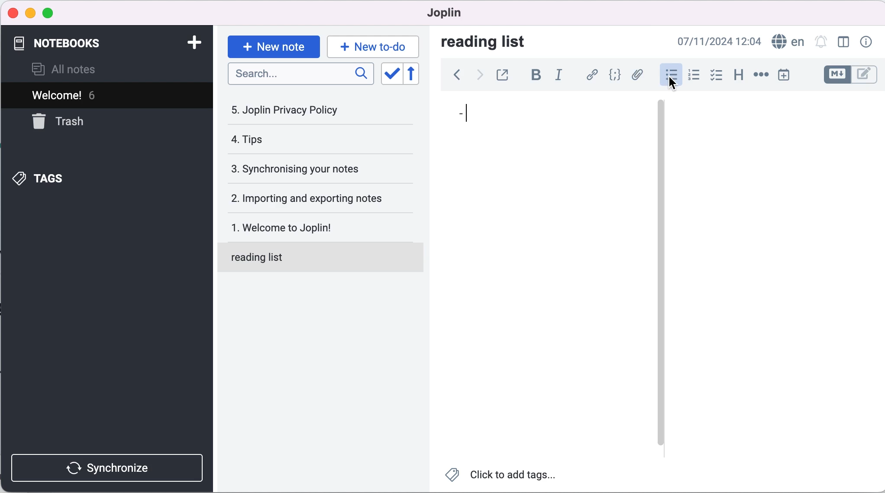 Image resolution: width=885 pixels, height=493 pixels. What do you see at coordinates (323, 223) in the screenshot?
I see `welcome to joplin` at bounding box center [323, 223].